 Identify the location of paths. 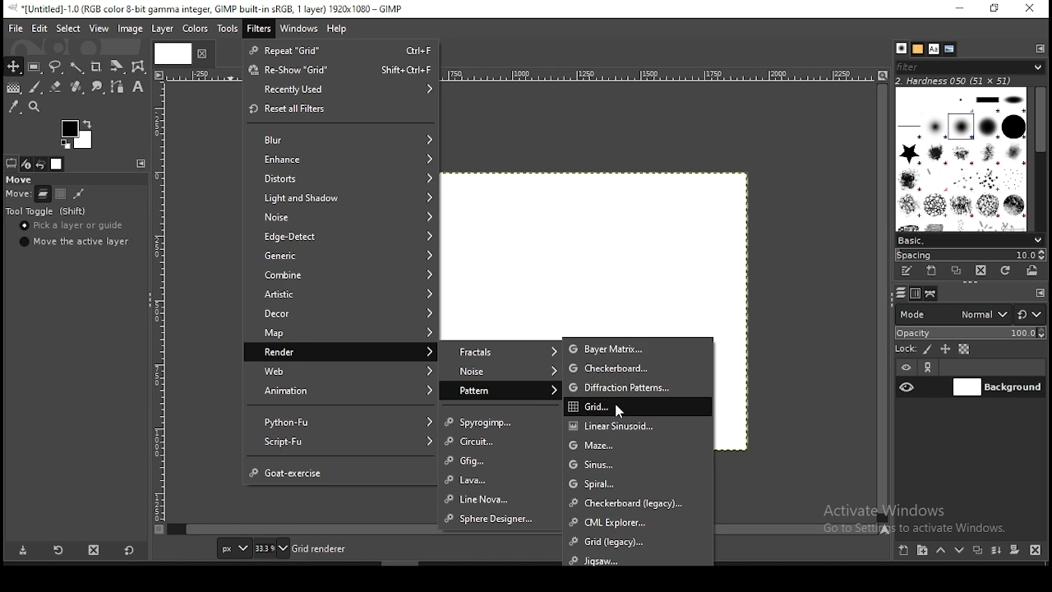
(934, 294).